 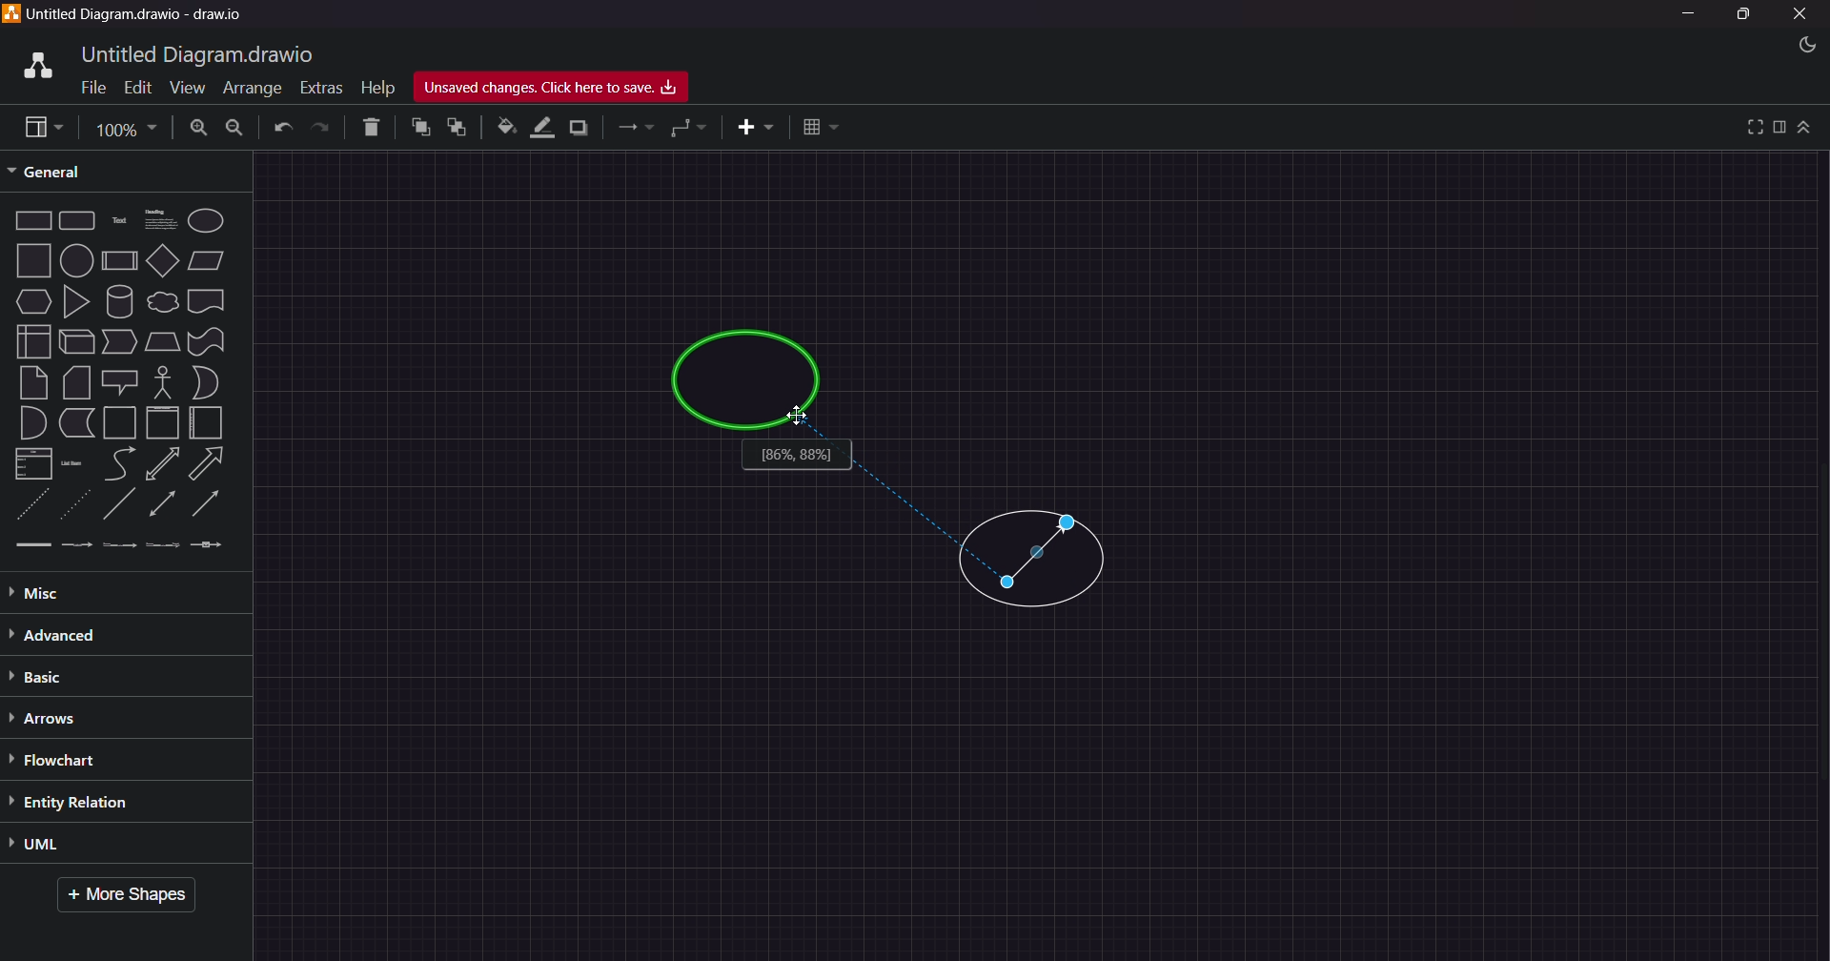 What do you see at coordinates (248, 90) in the screenshot?
I see `Arrange` at bounding box center [248, 90].